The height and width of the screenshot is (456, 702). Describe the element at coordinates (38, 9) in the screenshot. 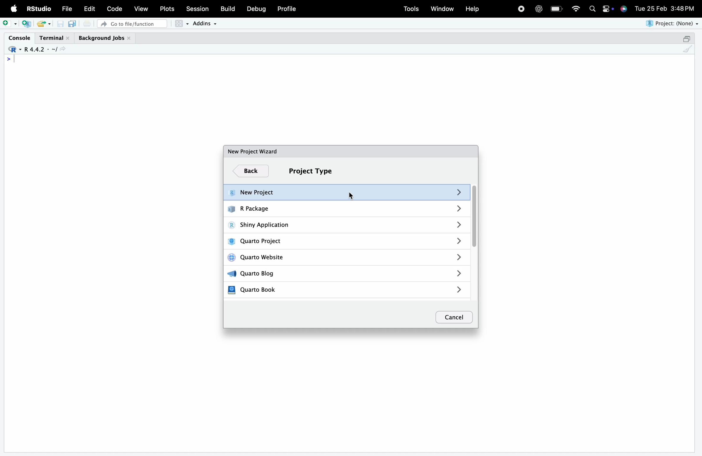

I see `RStudio` at that location.